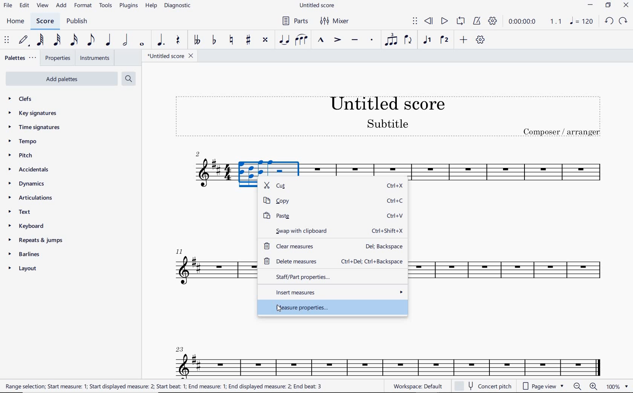 The image size is (633, 393). What do you see at coordinates (130, 79) in the screenshot?
I see `SEARCH PALETTES` at bounding box center [130, 79].